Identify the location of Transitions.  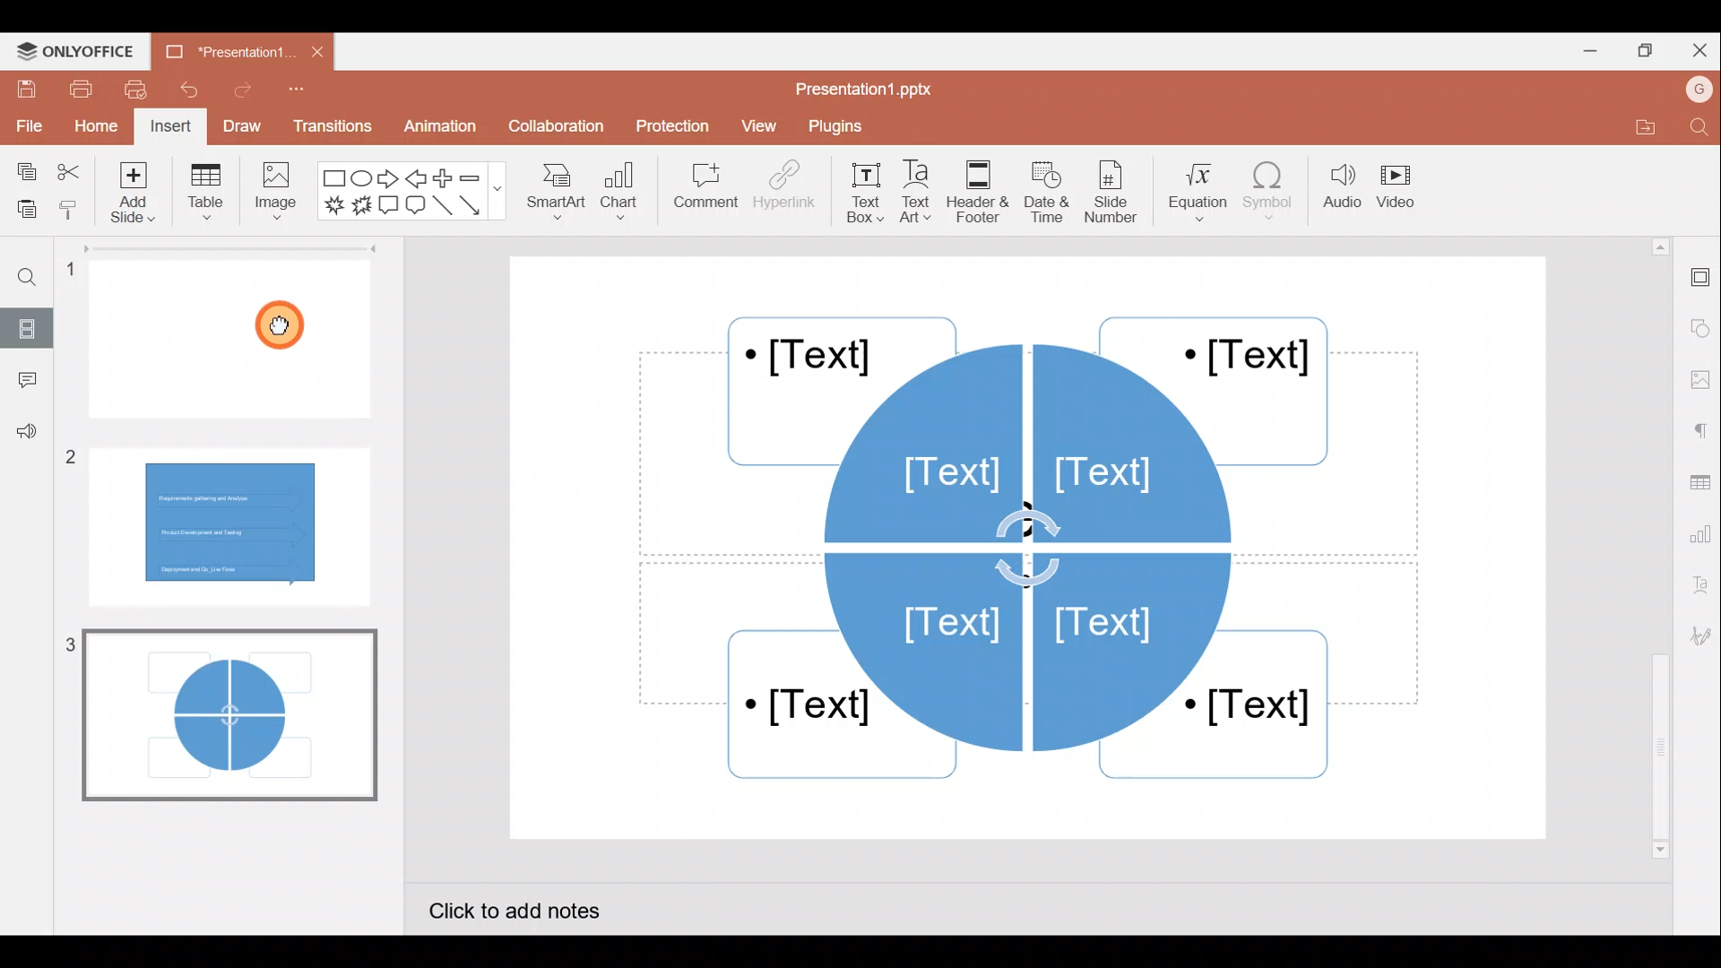
(330, 125).